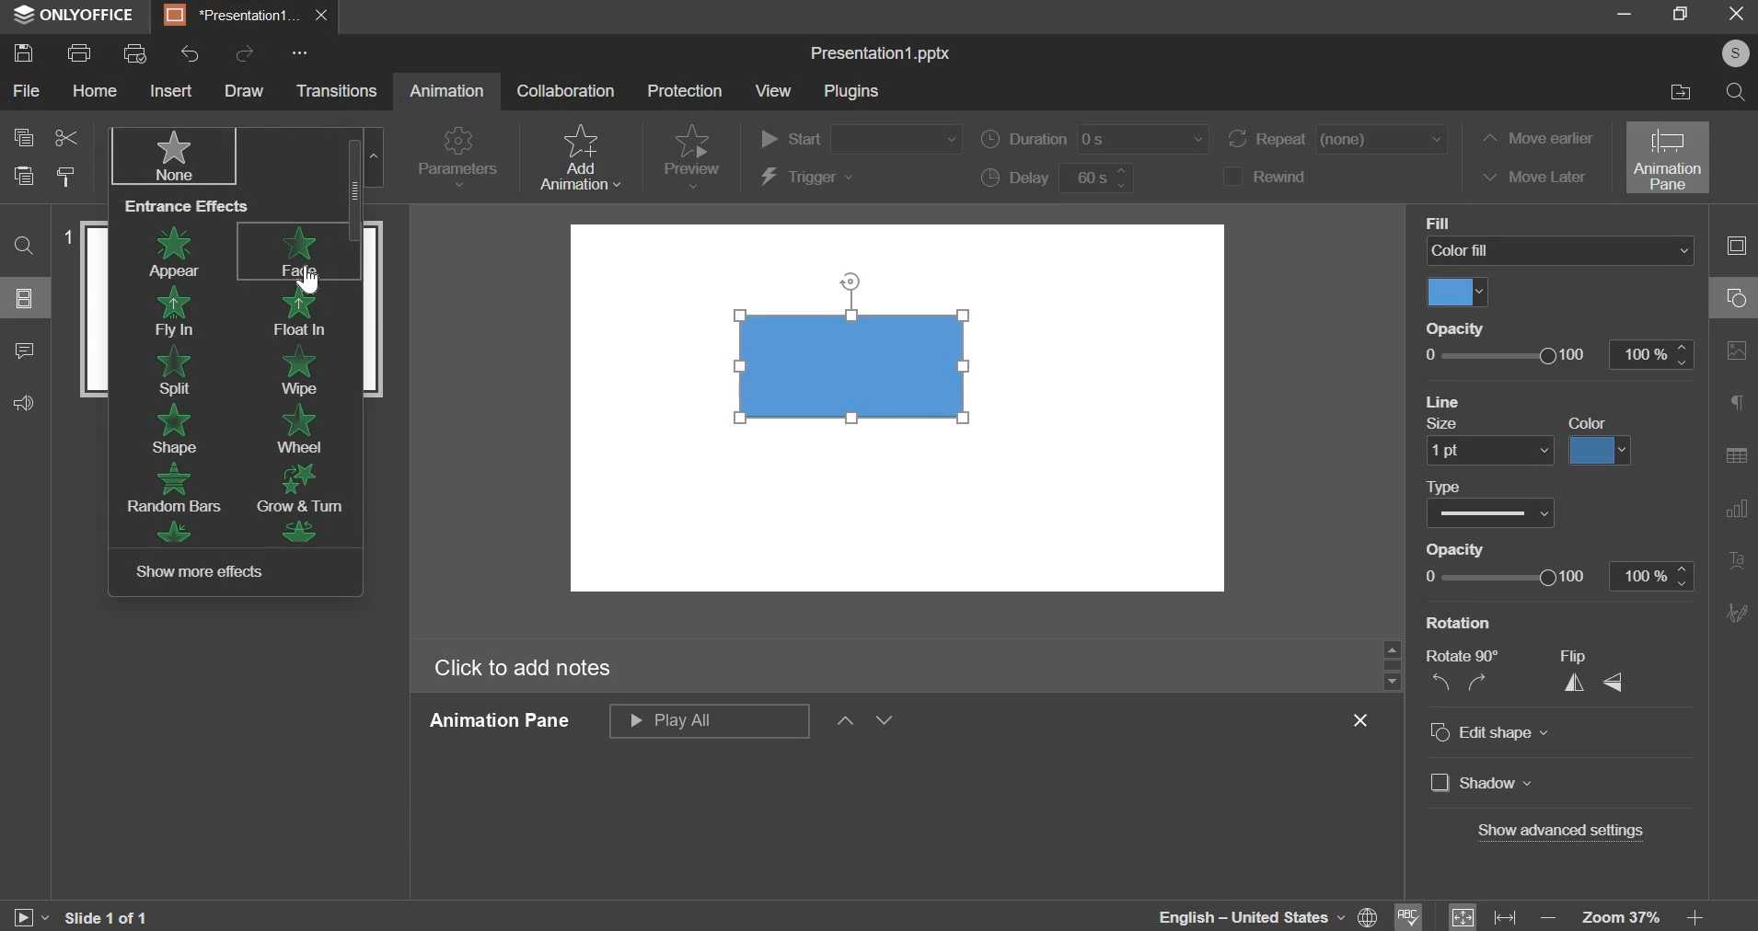  What do you see at coordinates (1737, 93) in the screenshot?
I see `find` at bounding box center [1737, 93].